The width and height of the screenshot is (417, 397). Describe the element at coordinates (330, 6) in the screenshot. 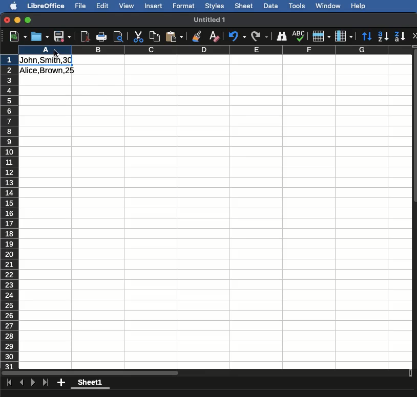

I see `Window` at that location.